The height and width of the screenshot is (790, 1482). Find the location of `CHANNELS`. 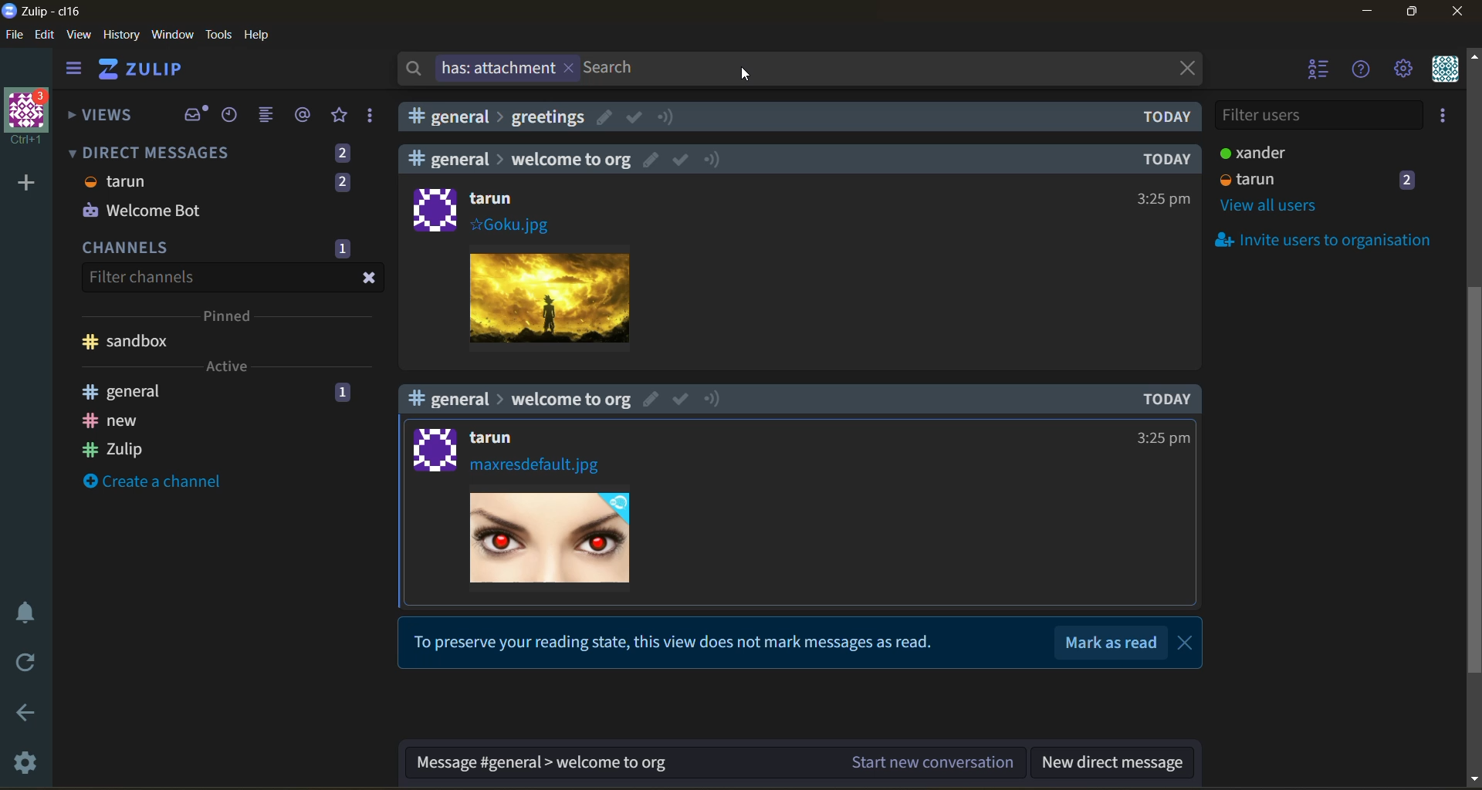

CHANNELS is located at coordinates (128, 250).